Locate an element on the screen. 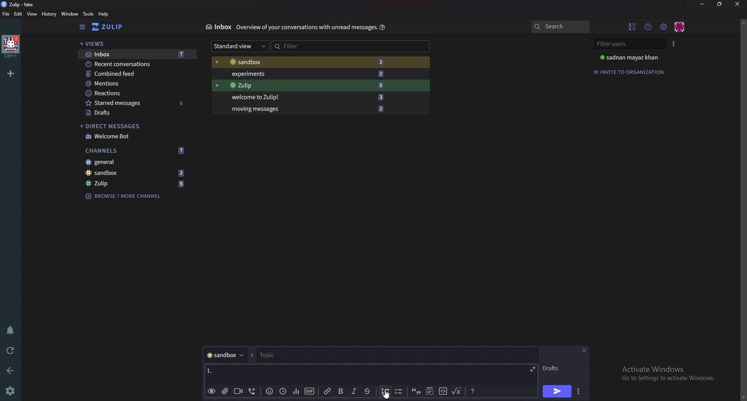  Tools is located at coordinates (88, 14).